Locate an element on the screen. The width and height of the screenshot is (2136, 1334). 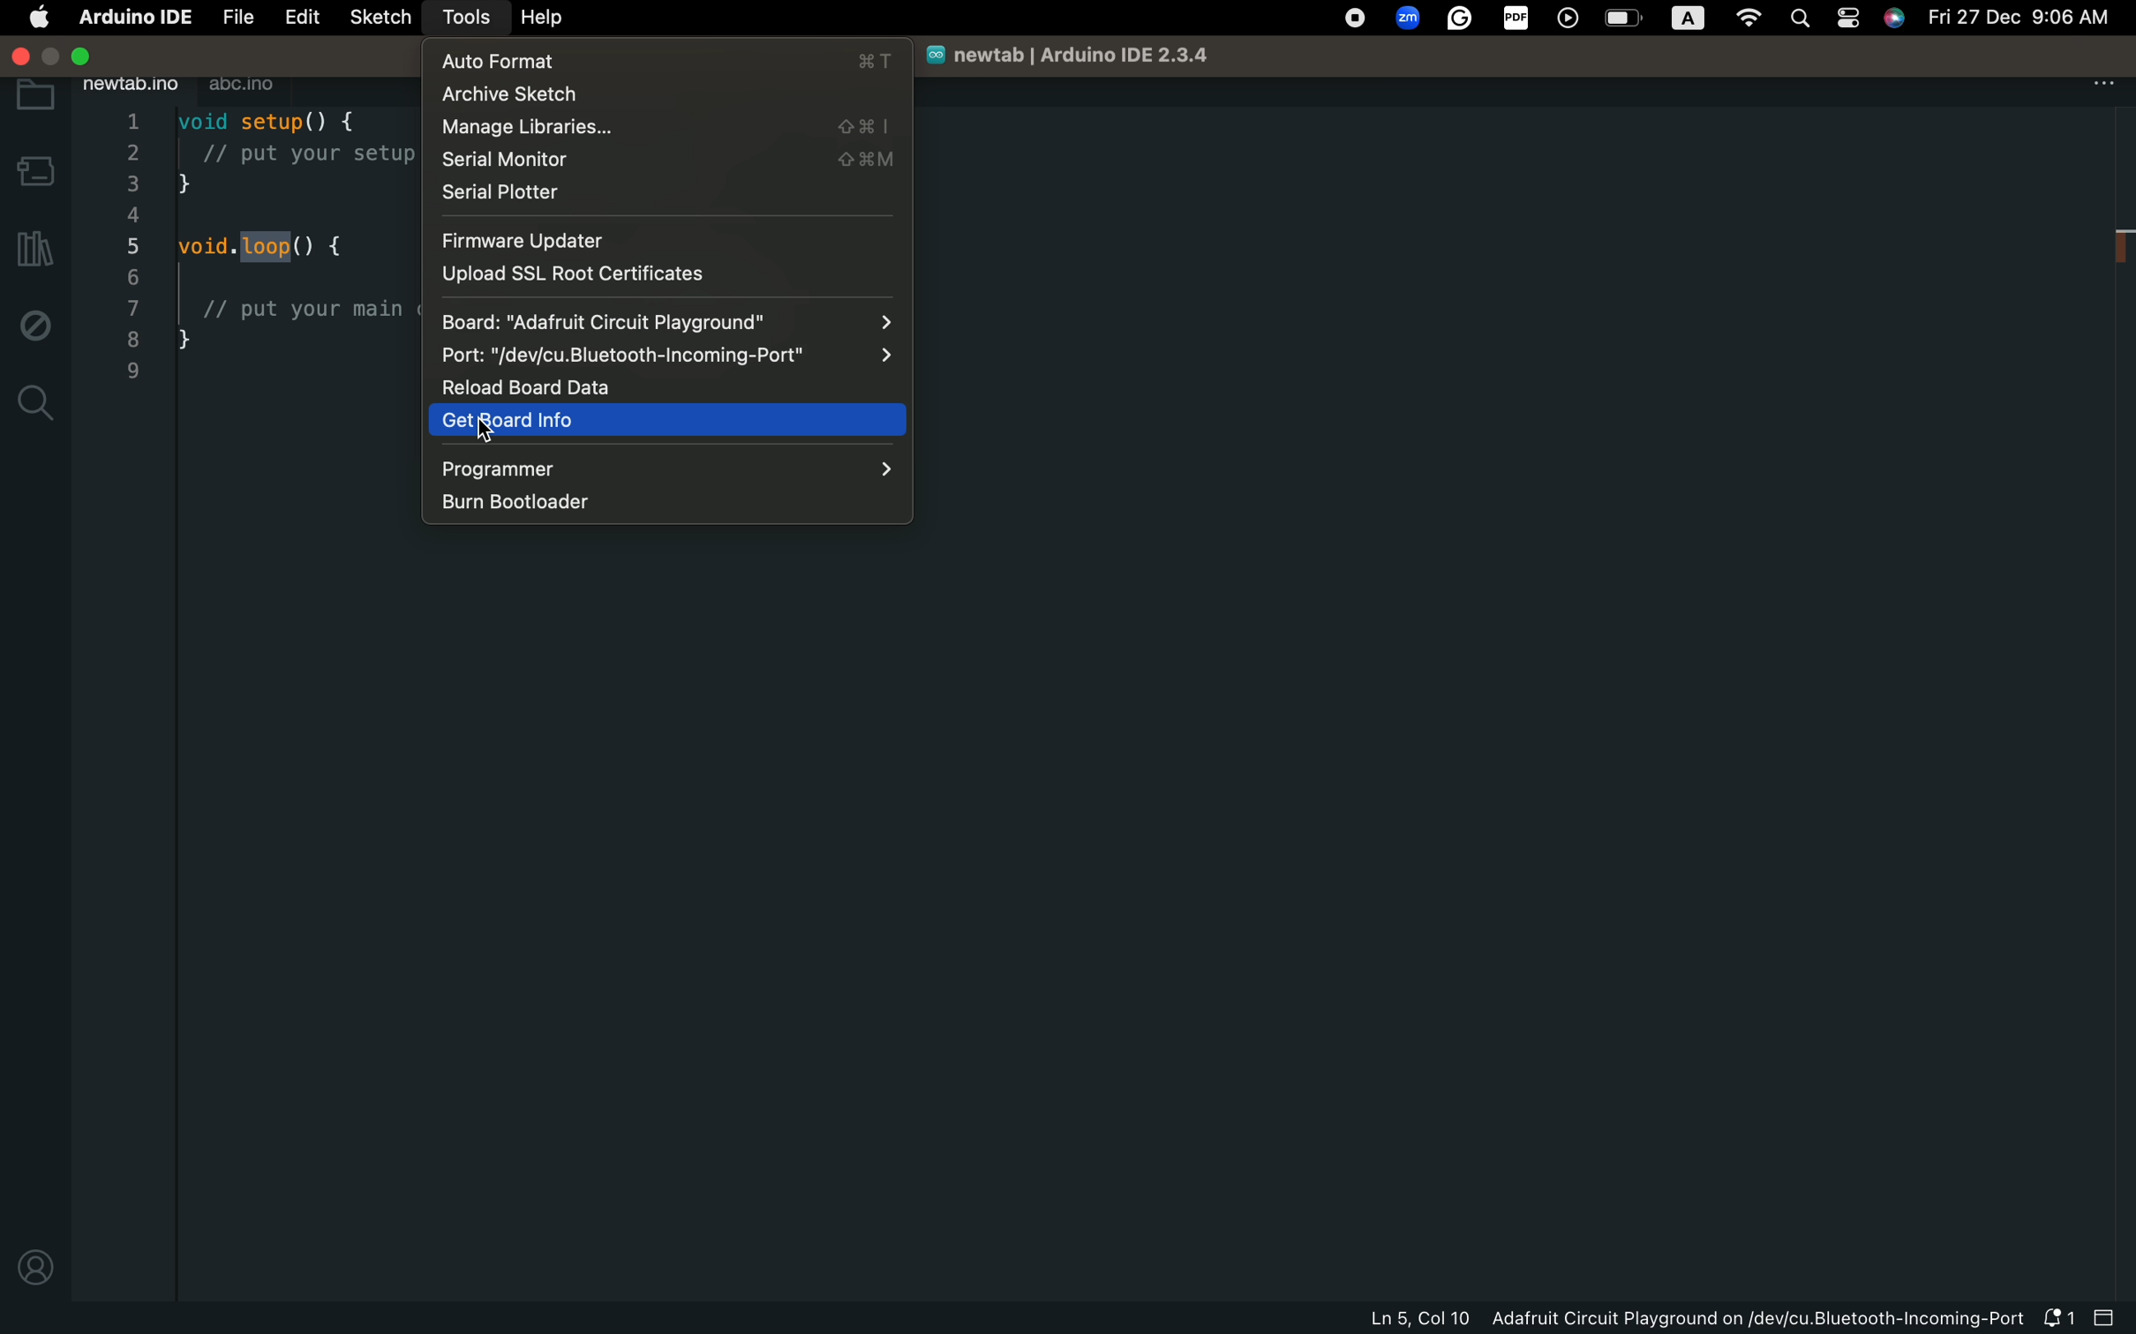
A is located at coordinates (1685, 19).